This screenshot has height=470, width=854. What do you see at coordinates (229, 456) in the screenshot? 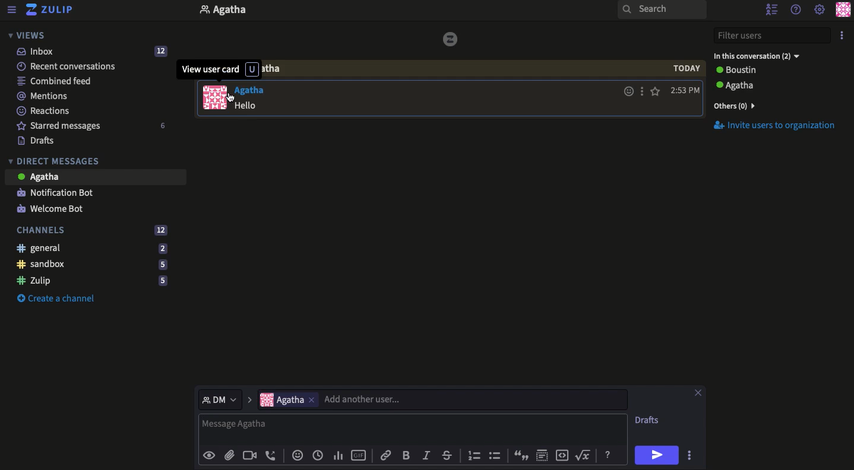
I see `File` at bounding box center [229, 456].